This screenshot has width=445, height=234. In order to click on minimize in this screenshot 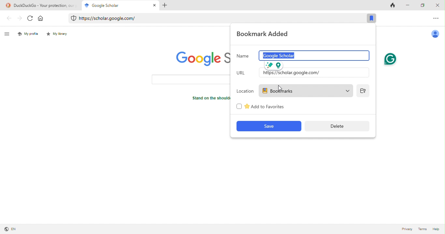, I will do `click(408, 5)`.